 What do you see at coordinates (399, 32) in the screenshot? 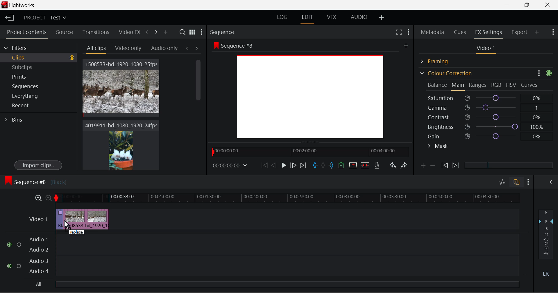
I see `Full Screen` at bounding box center [399, 32].